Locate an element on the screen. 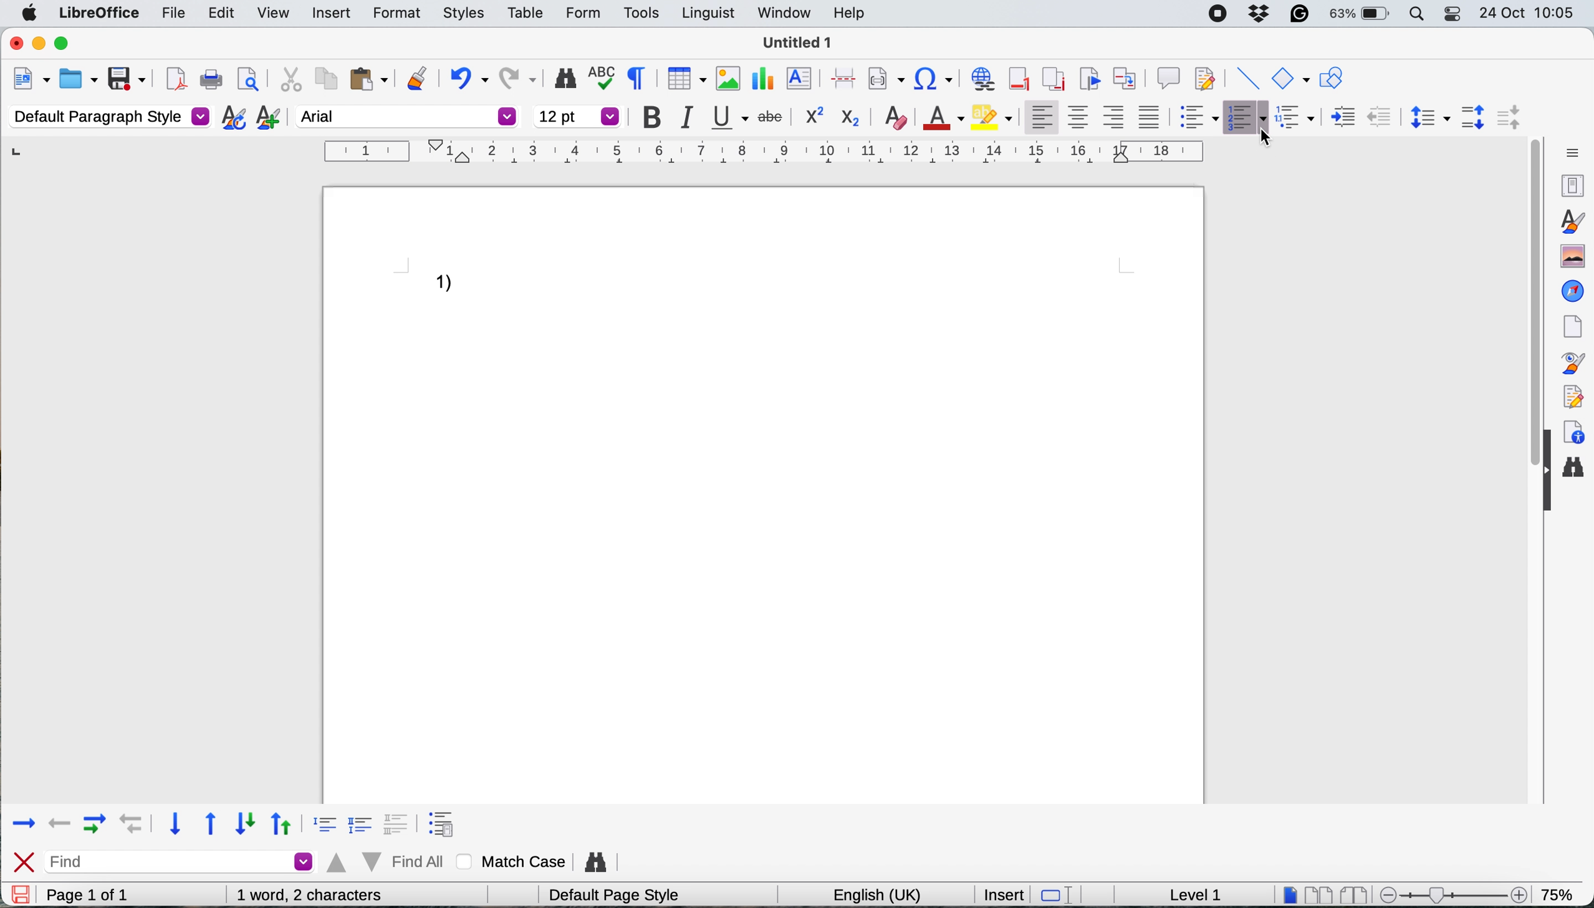 This screenshot has width=1594, height=908. find and replace is located at coordinates (600, 859).